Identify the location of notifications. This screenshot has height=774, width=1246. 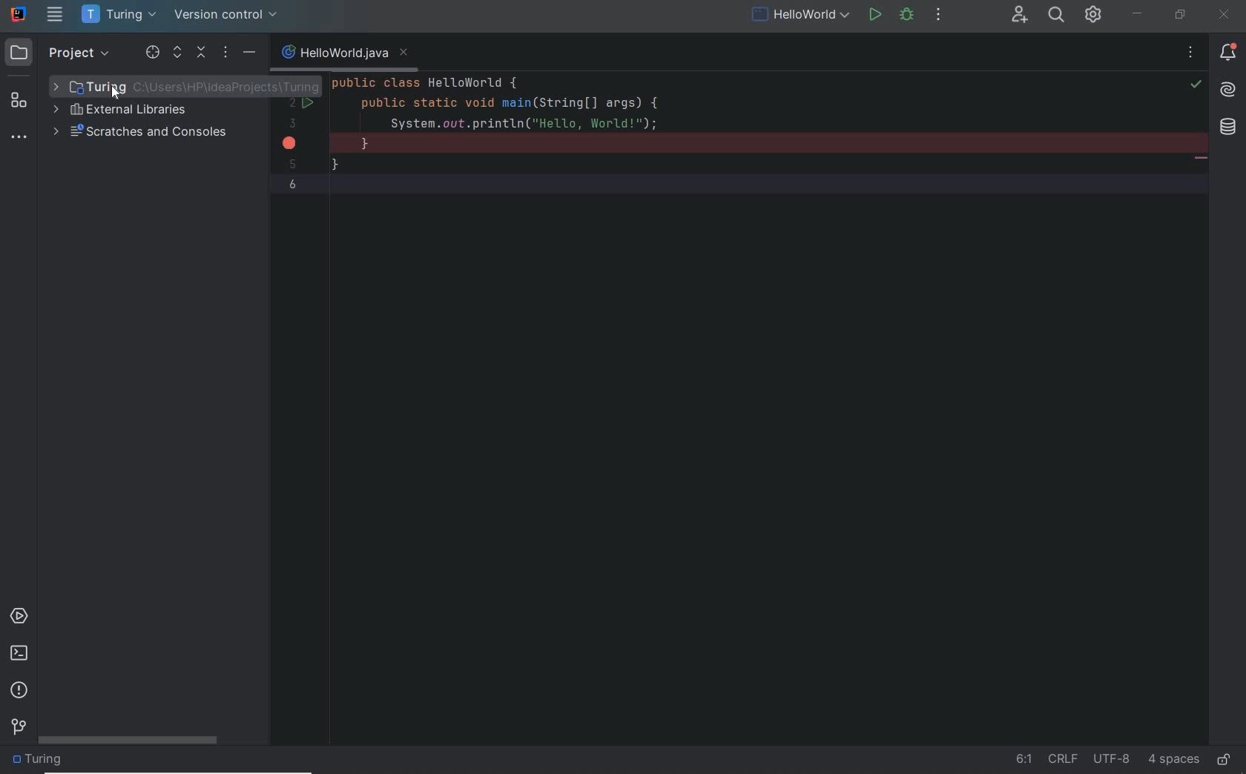
(1225, 54).